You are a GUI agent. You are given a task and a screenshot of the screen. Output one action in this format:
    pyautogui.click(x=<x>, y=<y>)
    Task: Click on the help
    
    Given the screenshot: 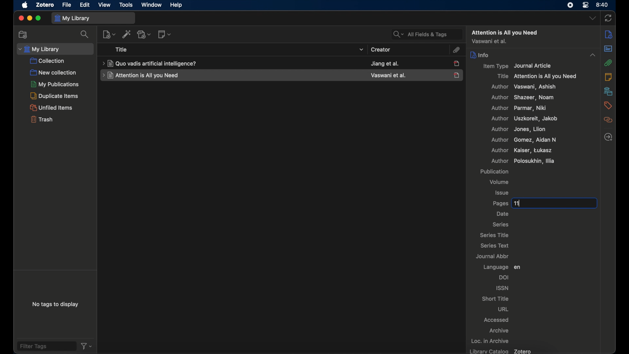 What is the action you would take?
    pyautogui.click(x=177, y=5)
    